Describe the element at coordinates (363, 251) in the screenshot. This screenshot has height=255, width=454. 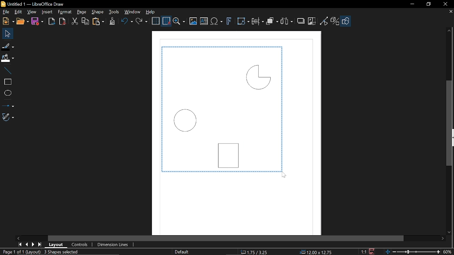
I see `1:1 (Scaling factor)` at that location.